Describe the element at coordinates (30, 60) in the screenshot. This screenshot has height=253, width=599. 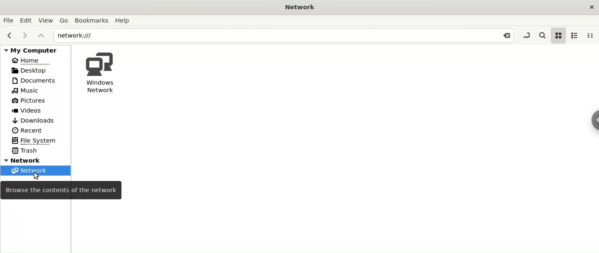
I see `Home` at that location.